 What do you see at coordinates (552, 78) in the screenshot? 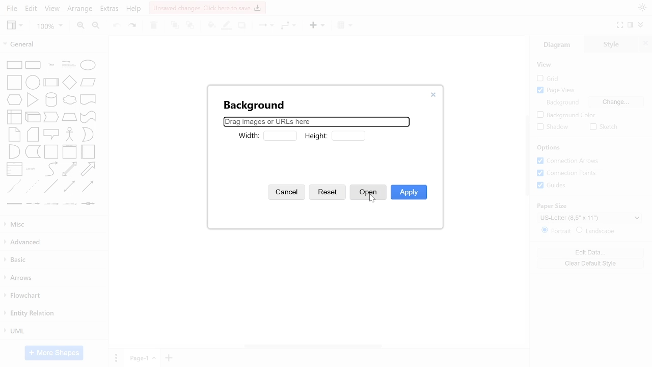
I see `grid` at bounding box center [552, 78].